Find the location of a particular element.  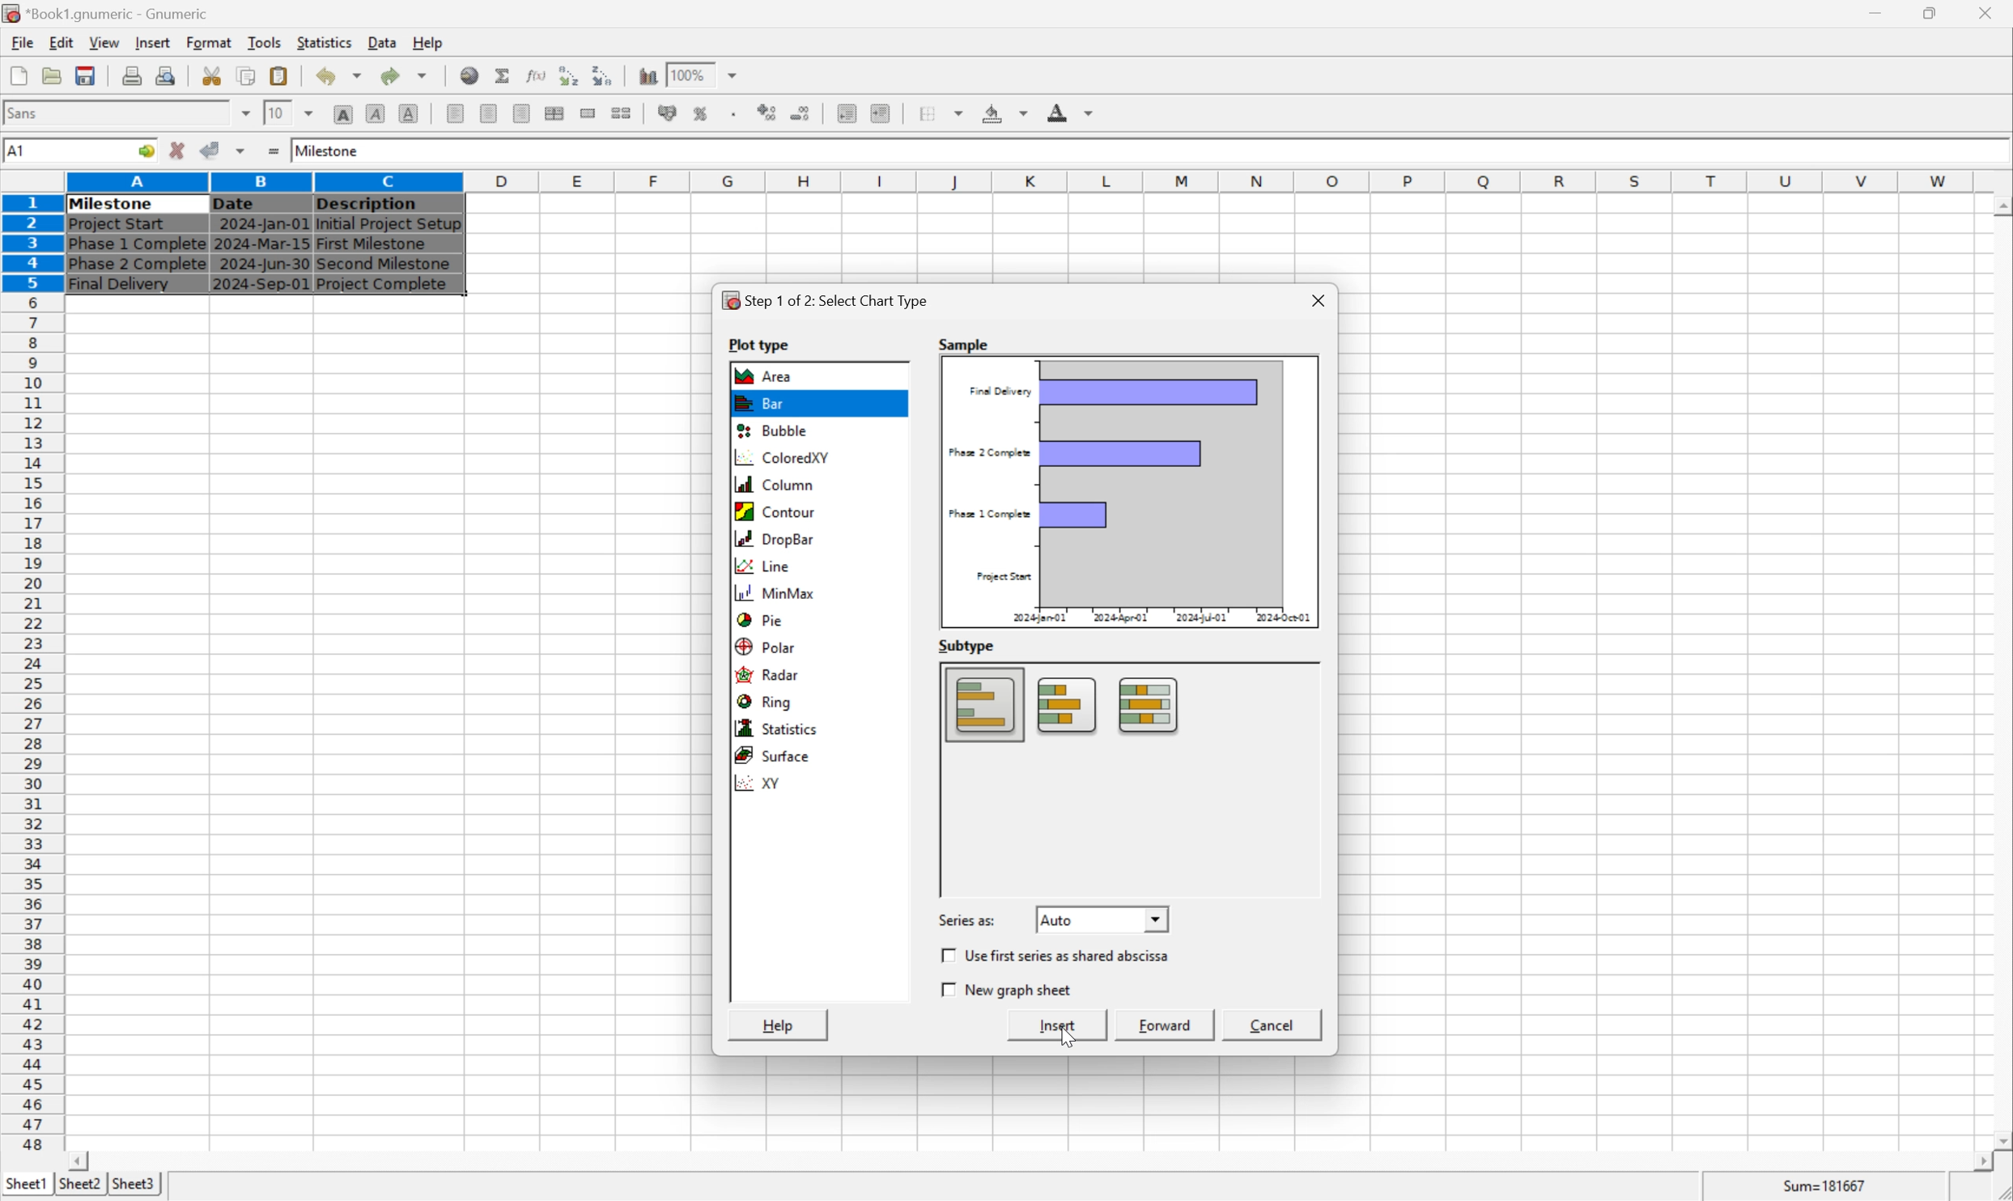

Sans is located at coordinates (27, 112).